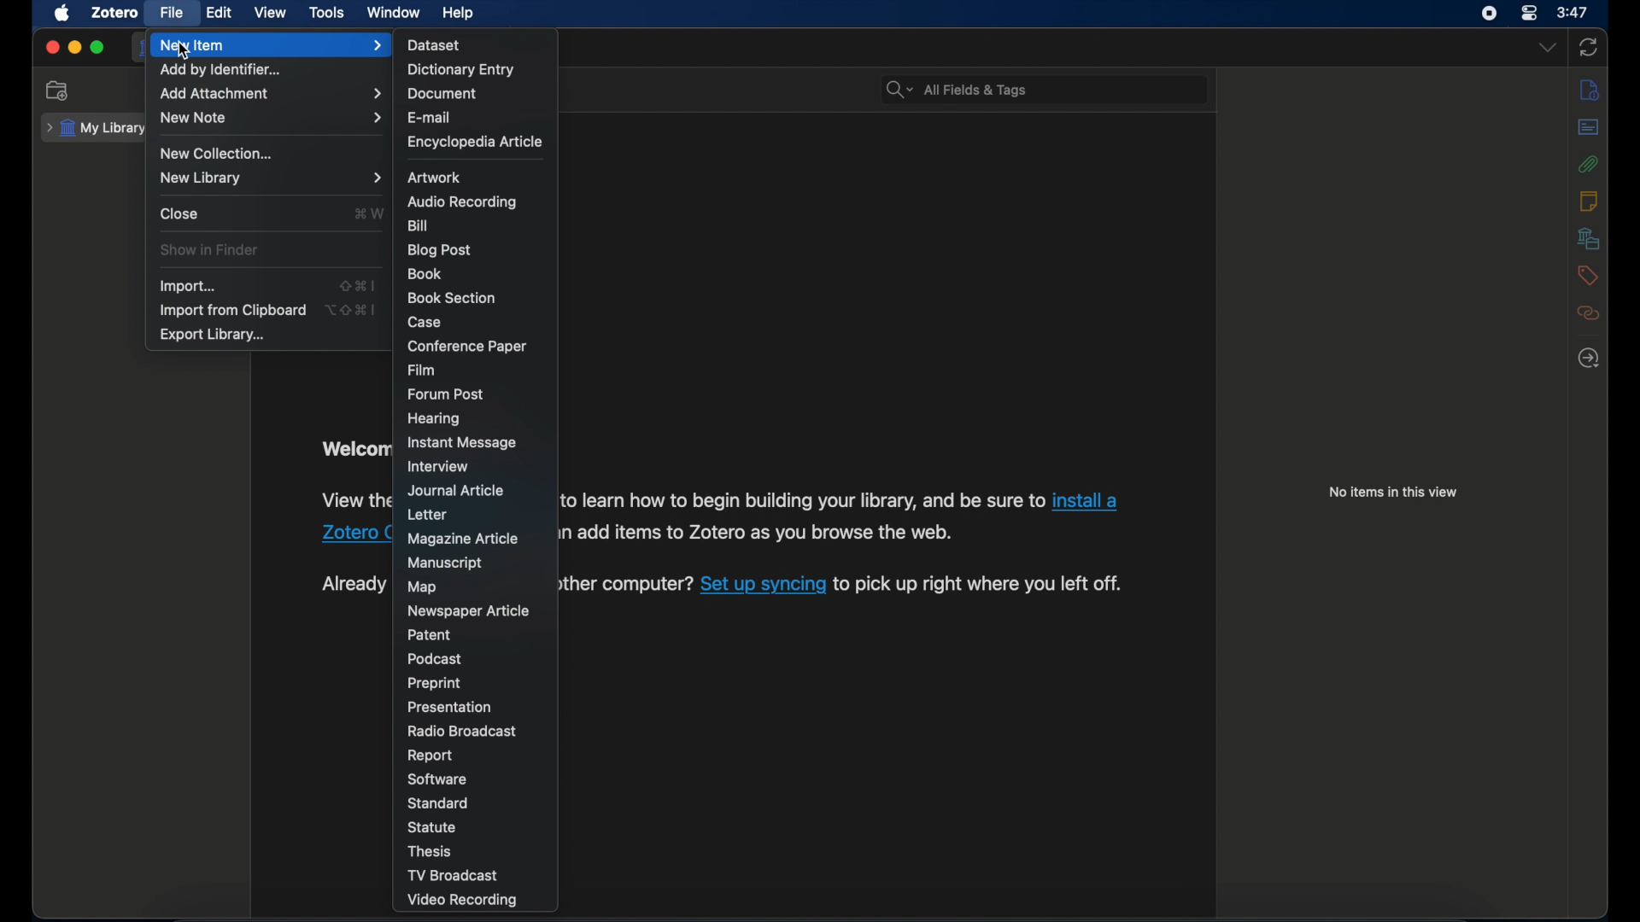 The height and width of the screenshot is (922, 1640). Describe the element at coordinates (185, 53) in the screenshot. I see `cursor` at that location.